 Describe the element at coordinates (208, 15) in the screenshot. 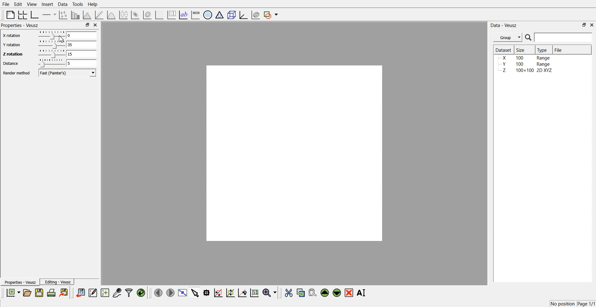

I see `Polar Graph` at that location.